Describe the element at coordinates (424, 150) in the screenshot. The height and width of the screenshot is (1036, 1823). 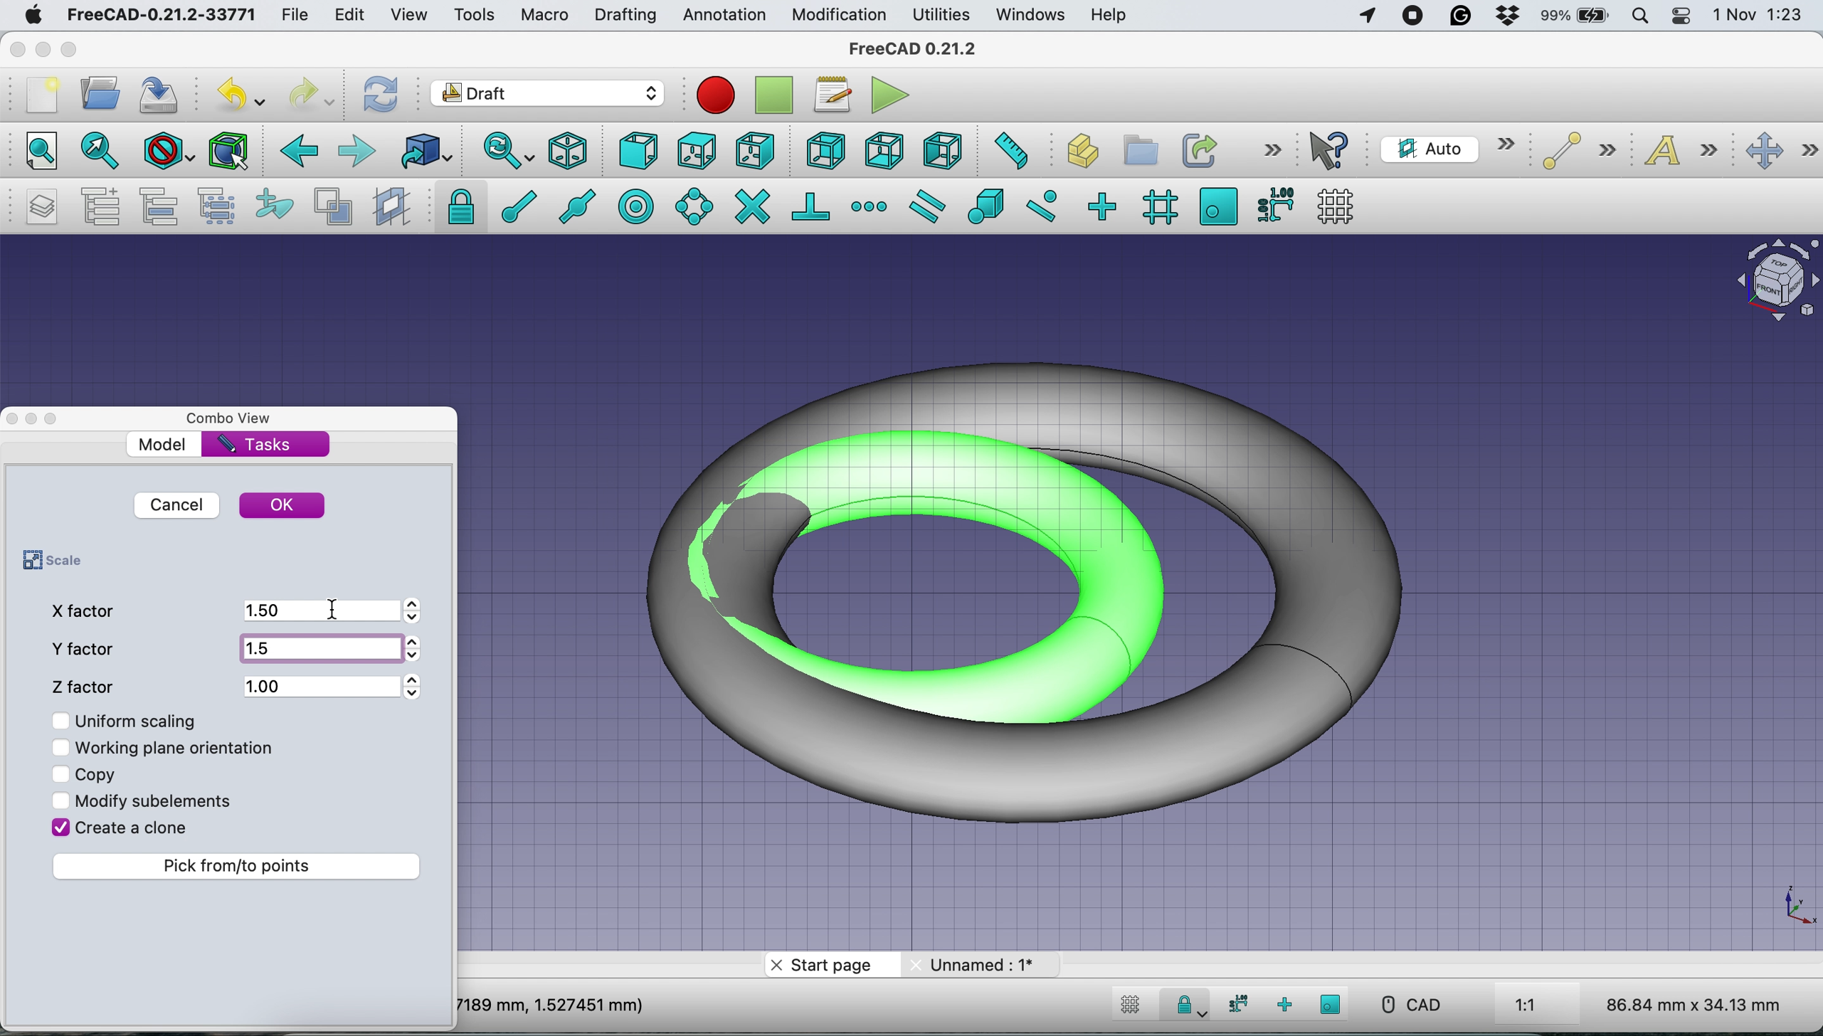
I see `go to linked object` at that location.